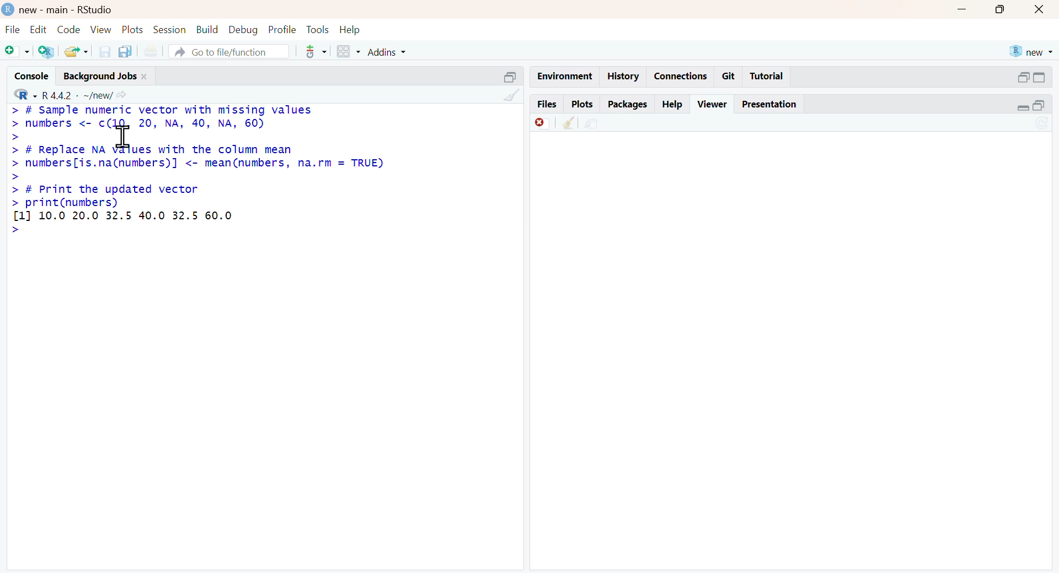  What do you see at coordinates (317, 52) in the screenshot?
I see `tools` at bounding box center [317, 52].